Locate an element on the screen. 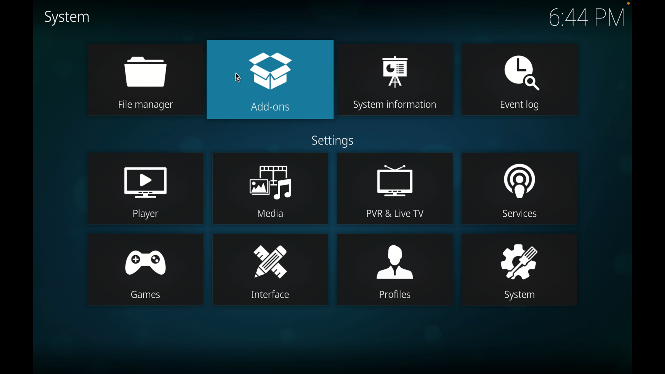 Image resolution: width=665 pixels, height=374 pixels. event log is located at coordinates (520, 79).